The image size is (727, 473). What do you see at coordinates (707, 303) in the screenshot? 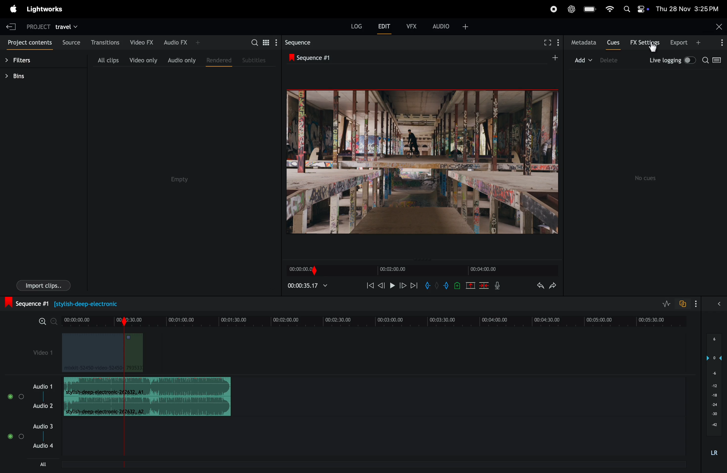
I see `expand` at bounding box center [707, 303].